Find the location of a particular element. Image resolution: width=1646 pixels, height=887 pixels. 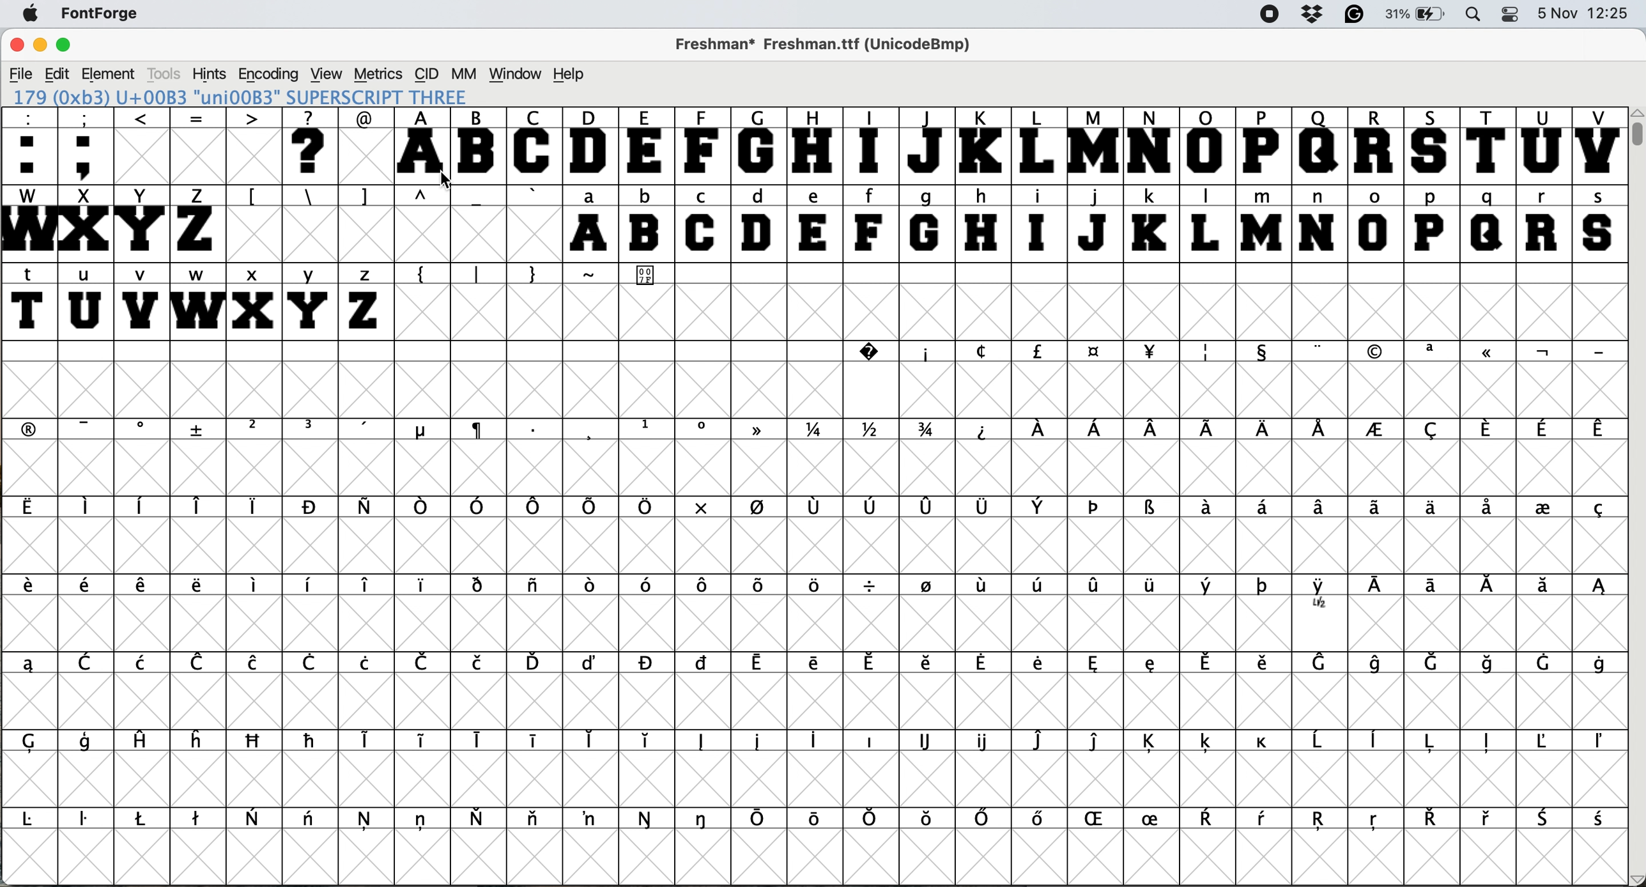

symbol is located at coordinates (87, 744).